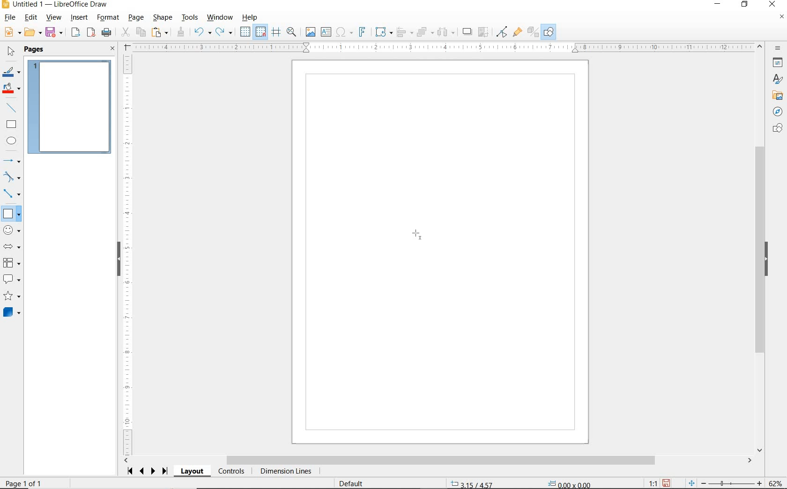 The width and height of the screenshot is (787, 489). What do you see at coordinates (12, 312) in the screenshot?
I see `3D SHAPES` at bounding box center [12, 312].